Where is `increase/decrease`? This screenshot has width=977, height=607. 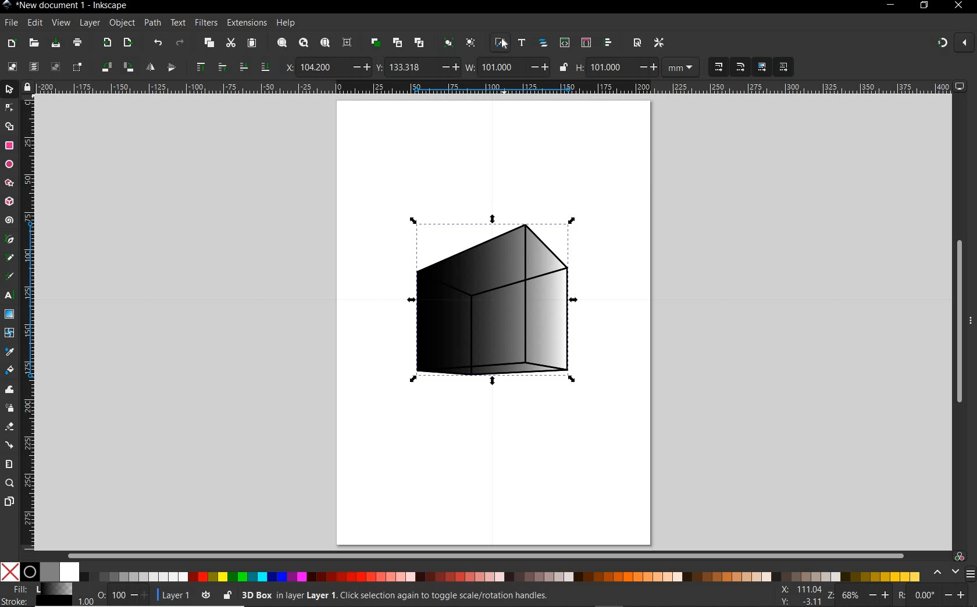
increase/decrease is located at coordinates (880, 594).